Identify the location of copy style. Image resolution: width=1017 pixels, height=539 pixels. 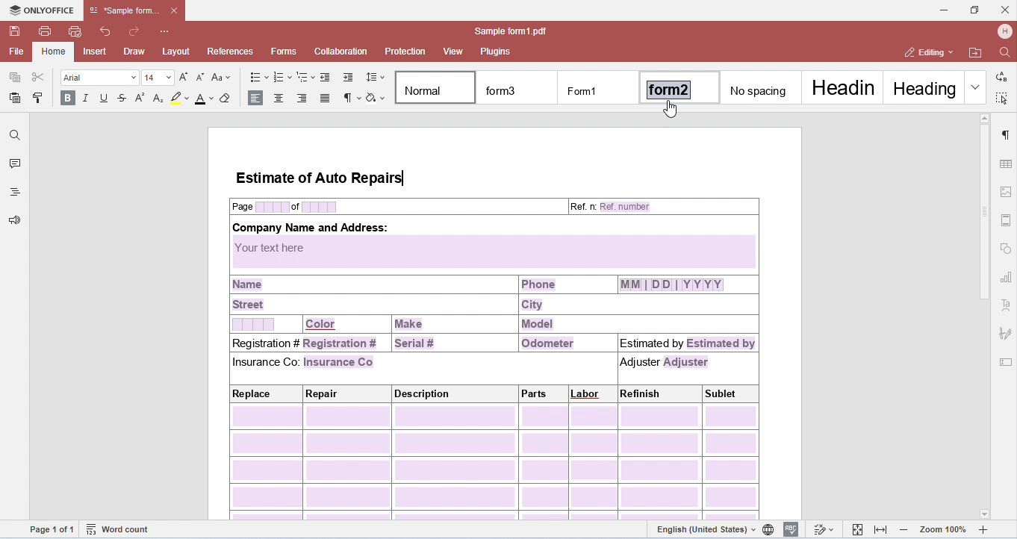
(40, 96).